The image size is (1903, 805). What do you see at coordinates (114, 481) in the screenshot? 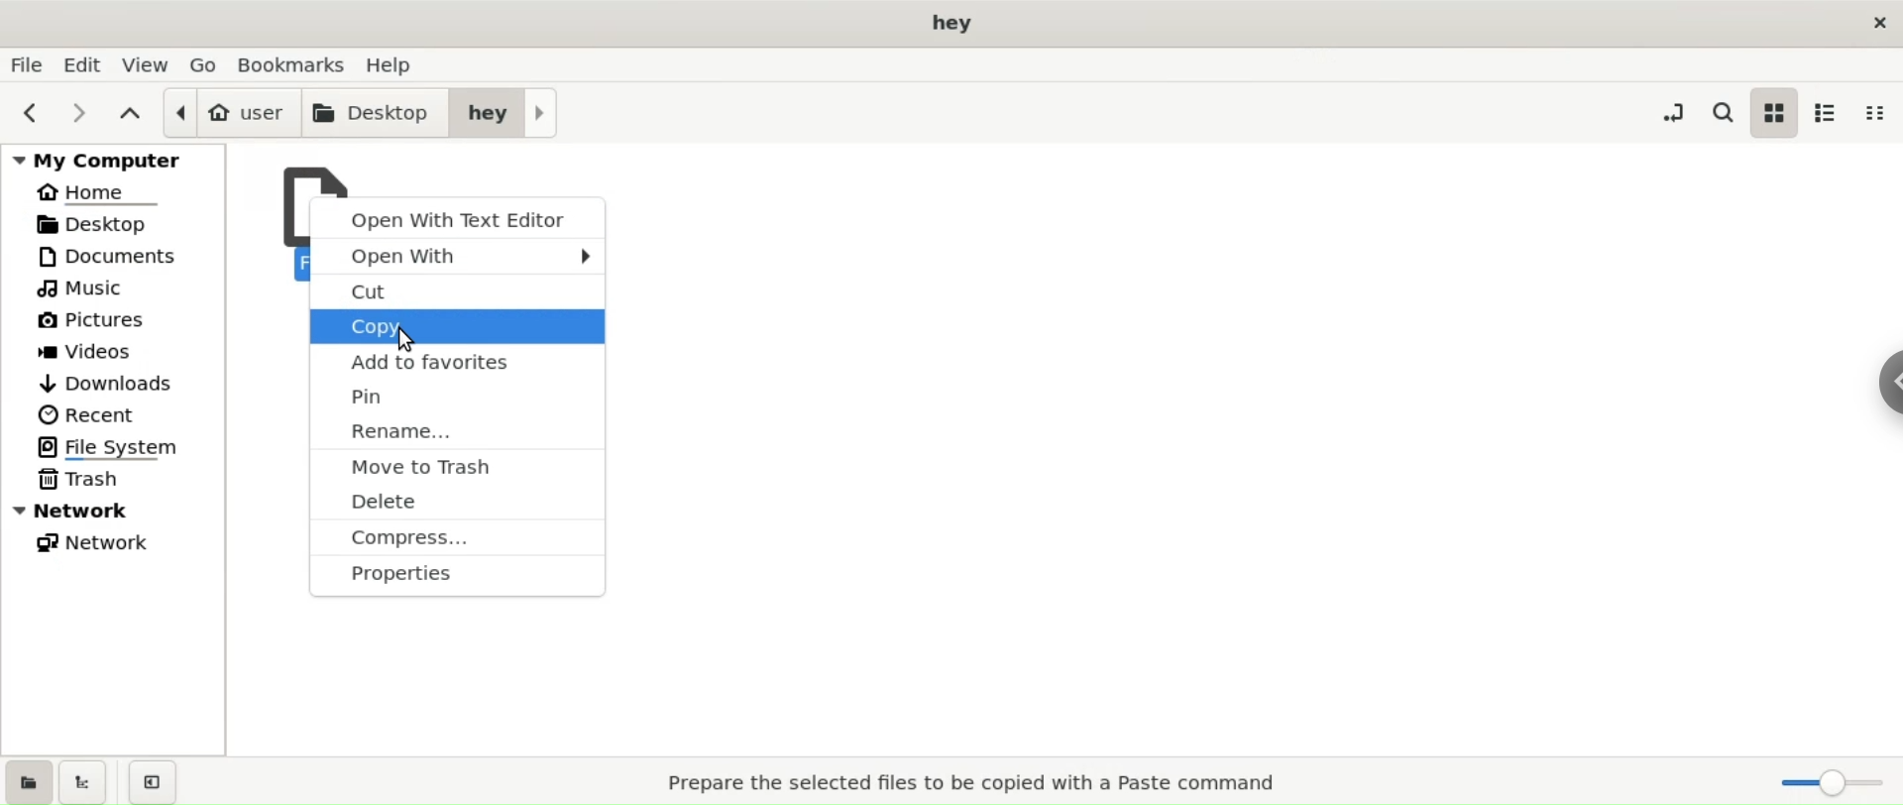
I see `trash` at bounding box center [114, 481].